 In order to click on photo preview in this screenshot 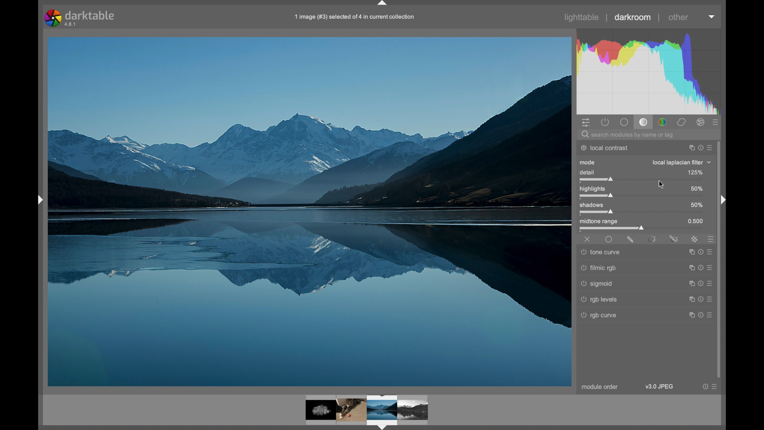, I will do `click(367, 411)`.